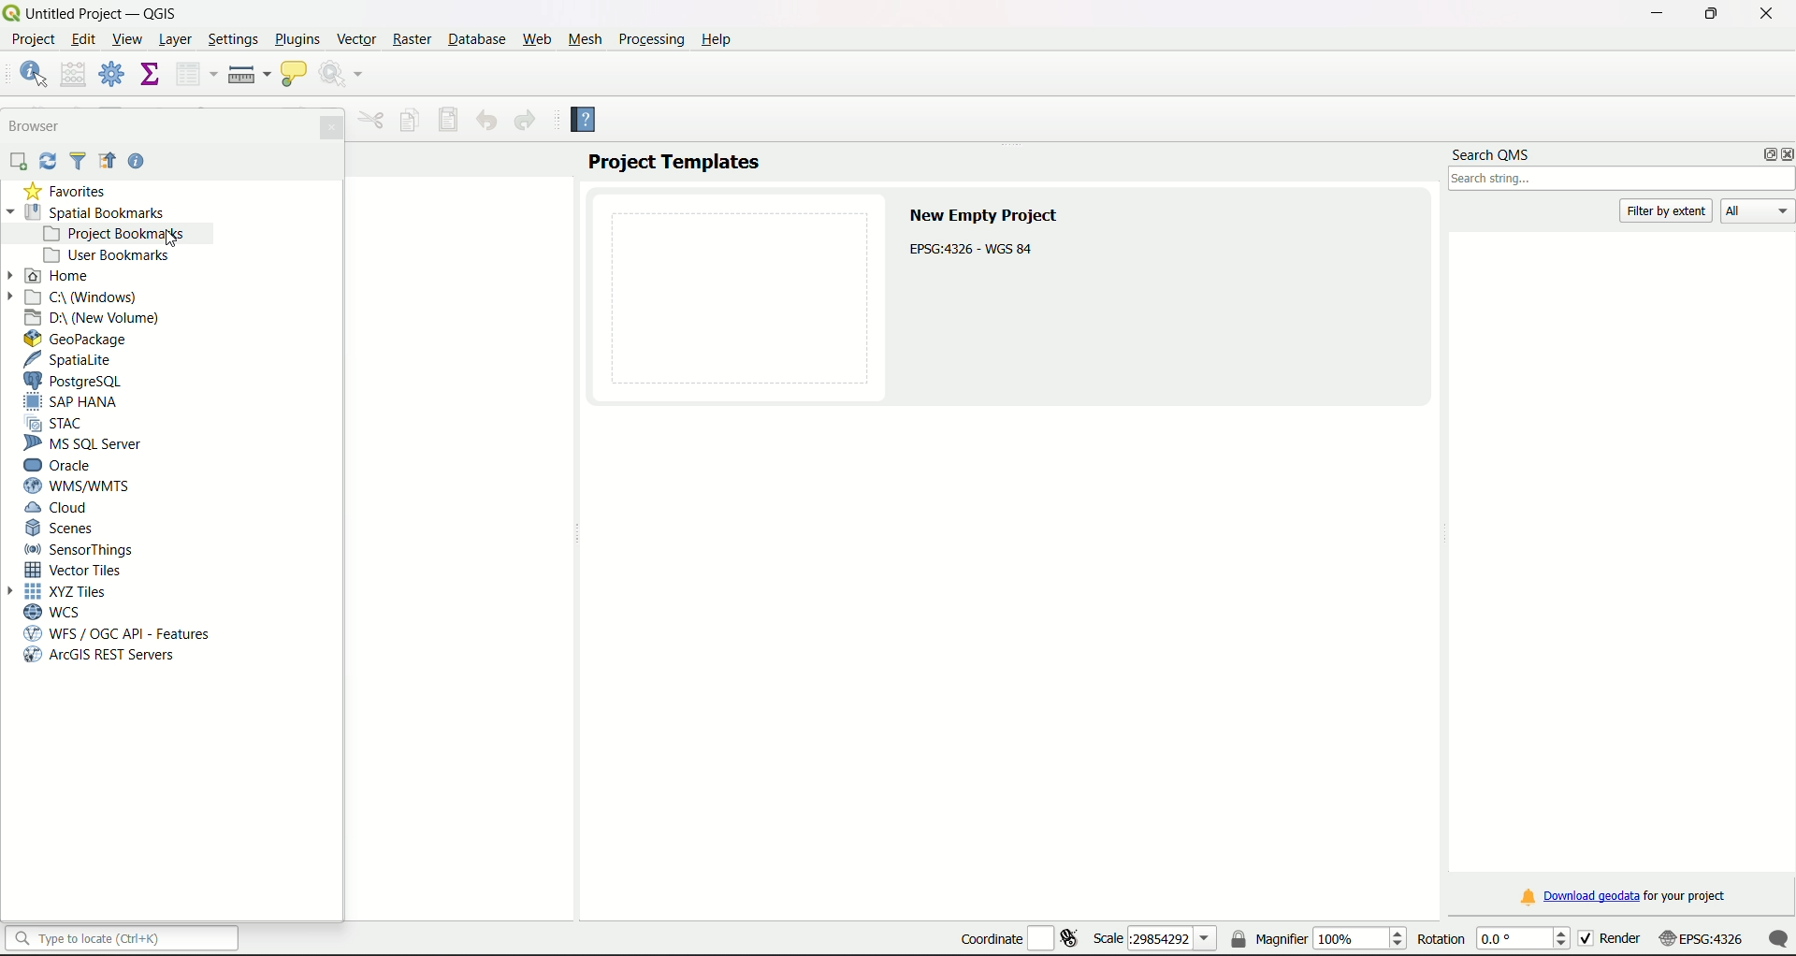  Describe the element at coordinates (1735, 941) in the screenshot. I see `scale` at that location.